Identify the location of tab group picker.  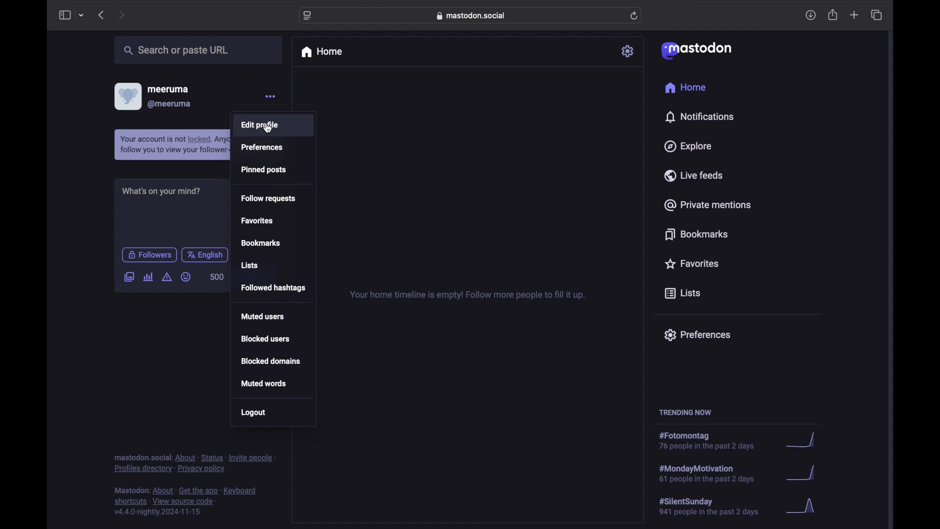
(81, 16).